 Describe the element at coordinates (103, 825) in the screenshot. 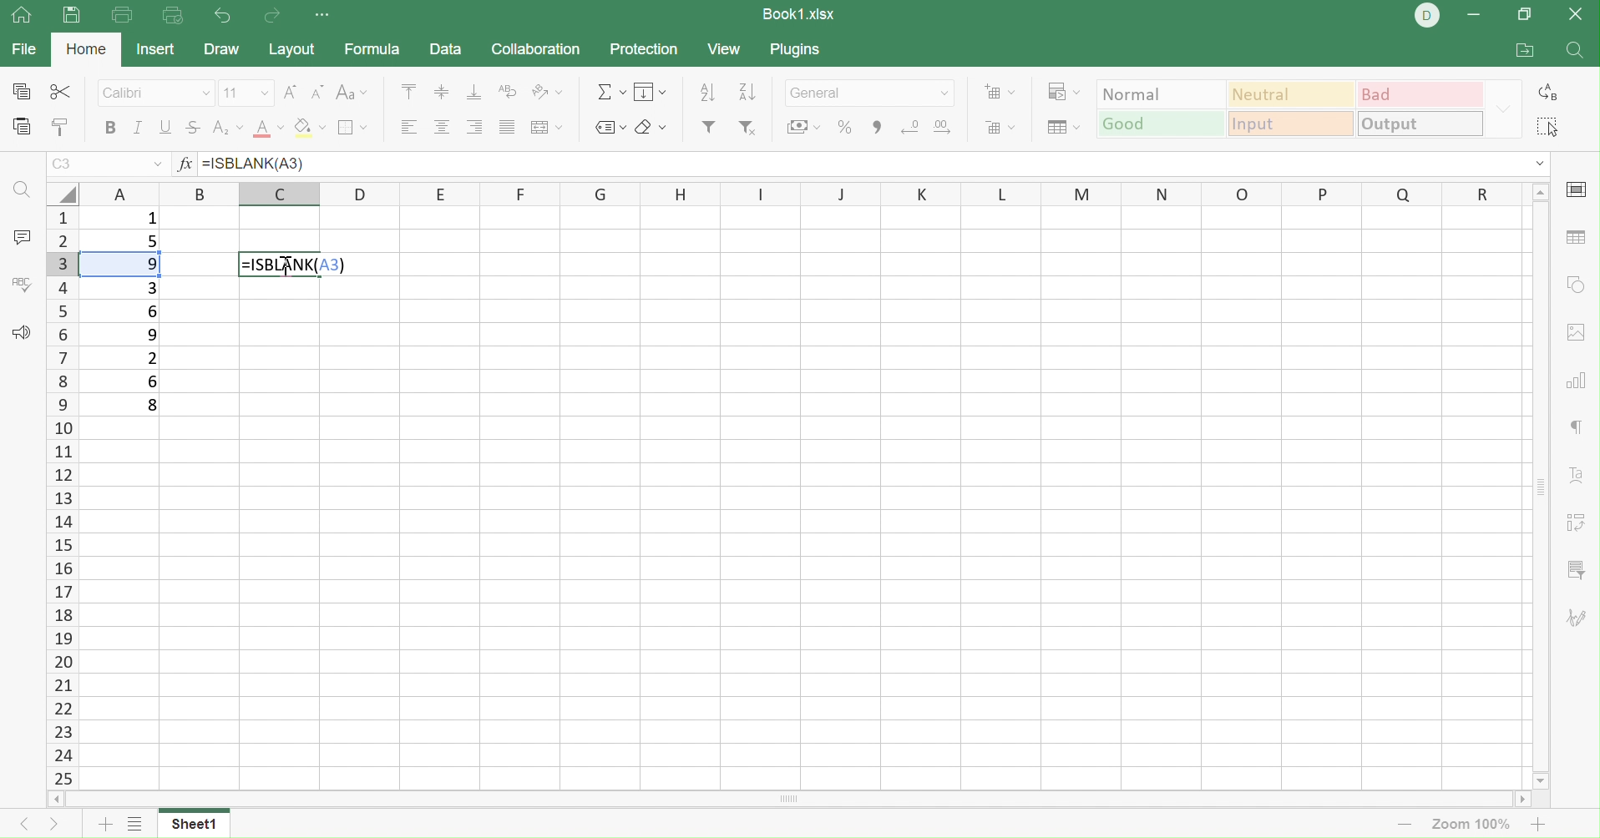

I see `Add sheet` at that location.